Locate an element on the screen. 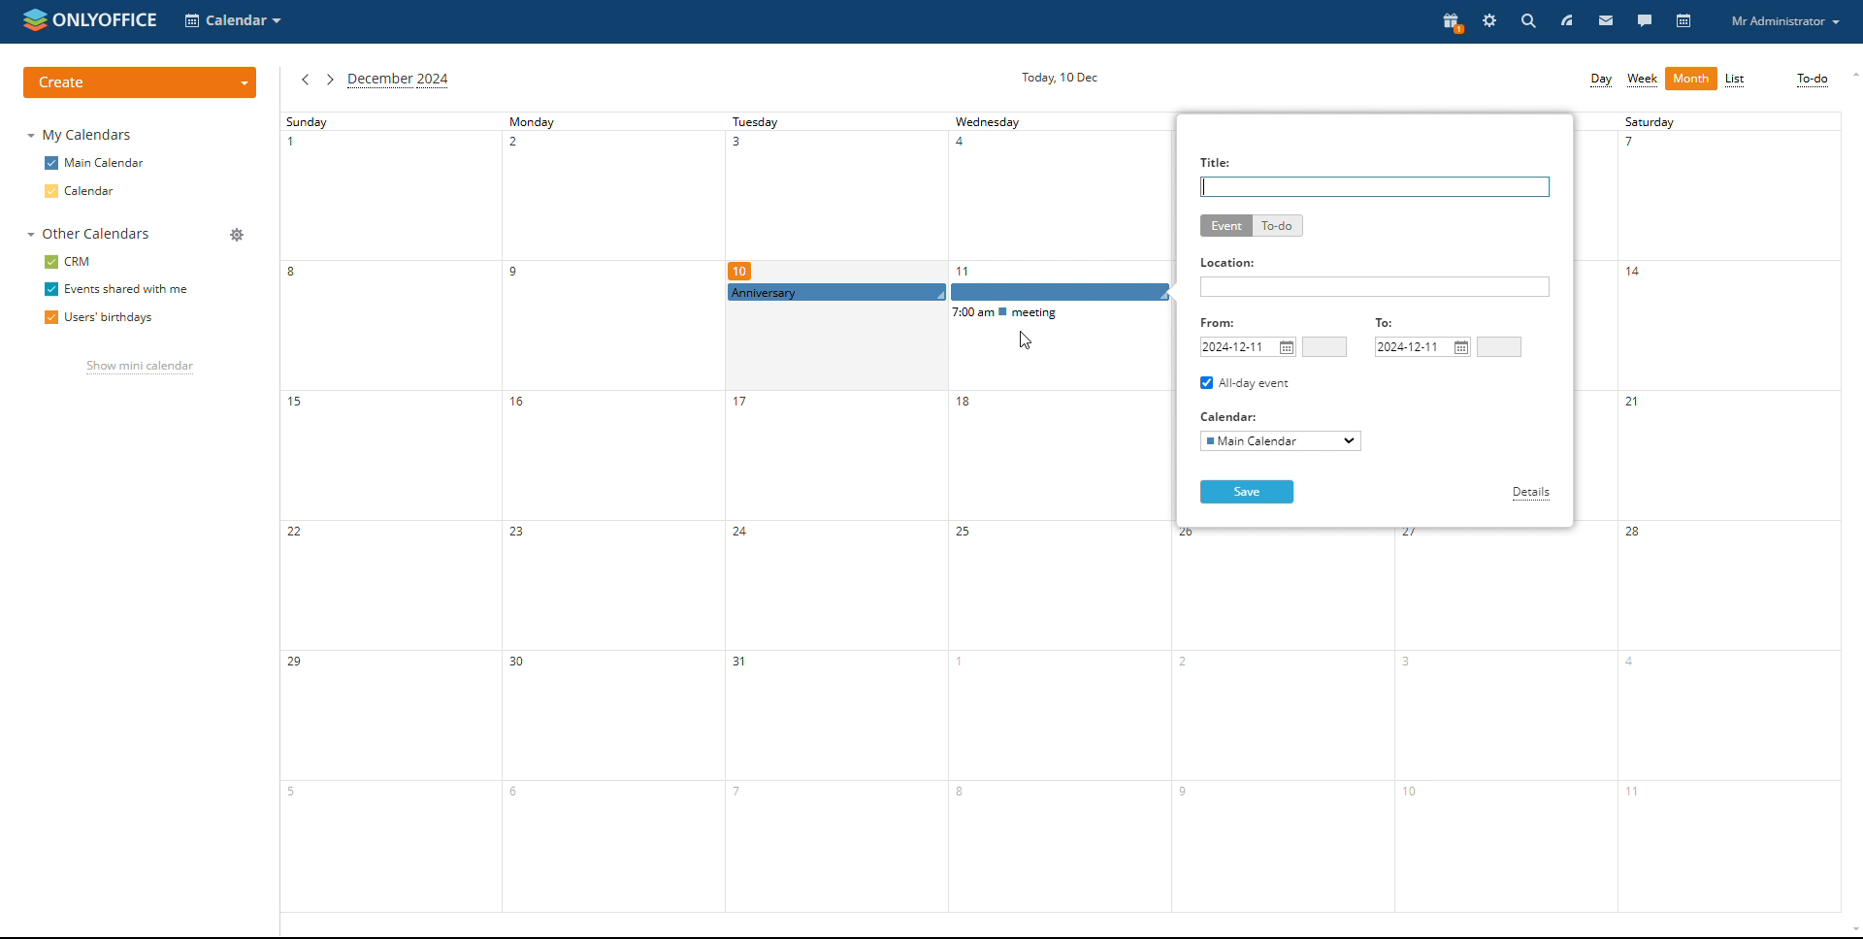 This screenshot has height=939, width=1863. saturday is located at coordinates (1729, 512).